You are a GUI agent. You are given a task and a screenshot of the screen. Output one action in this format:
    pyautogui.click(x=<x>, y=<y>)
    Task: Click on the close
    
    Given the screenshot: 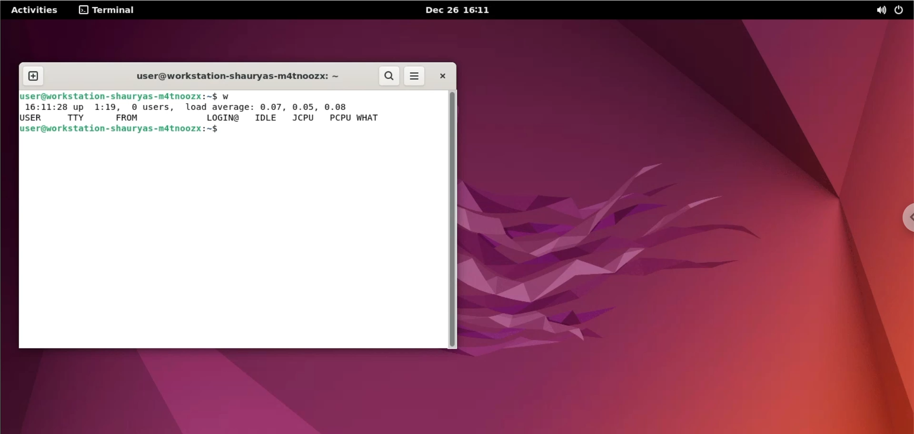 What is the action you would take?
    pyautogui.click(x=445, y=76)
    